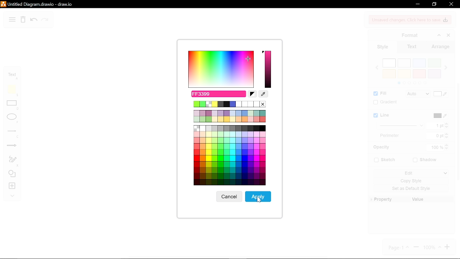  I want to click on selected color spectrum, so click(268, 69).